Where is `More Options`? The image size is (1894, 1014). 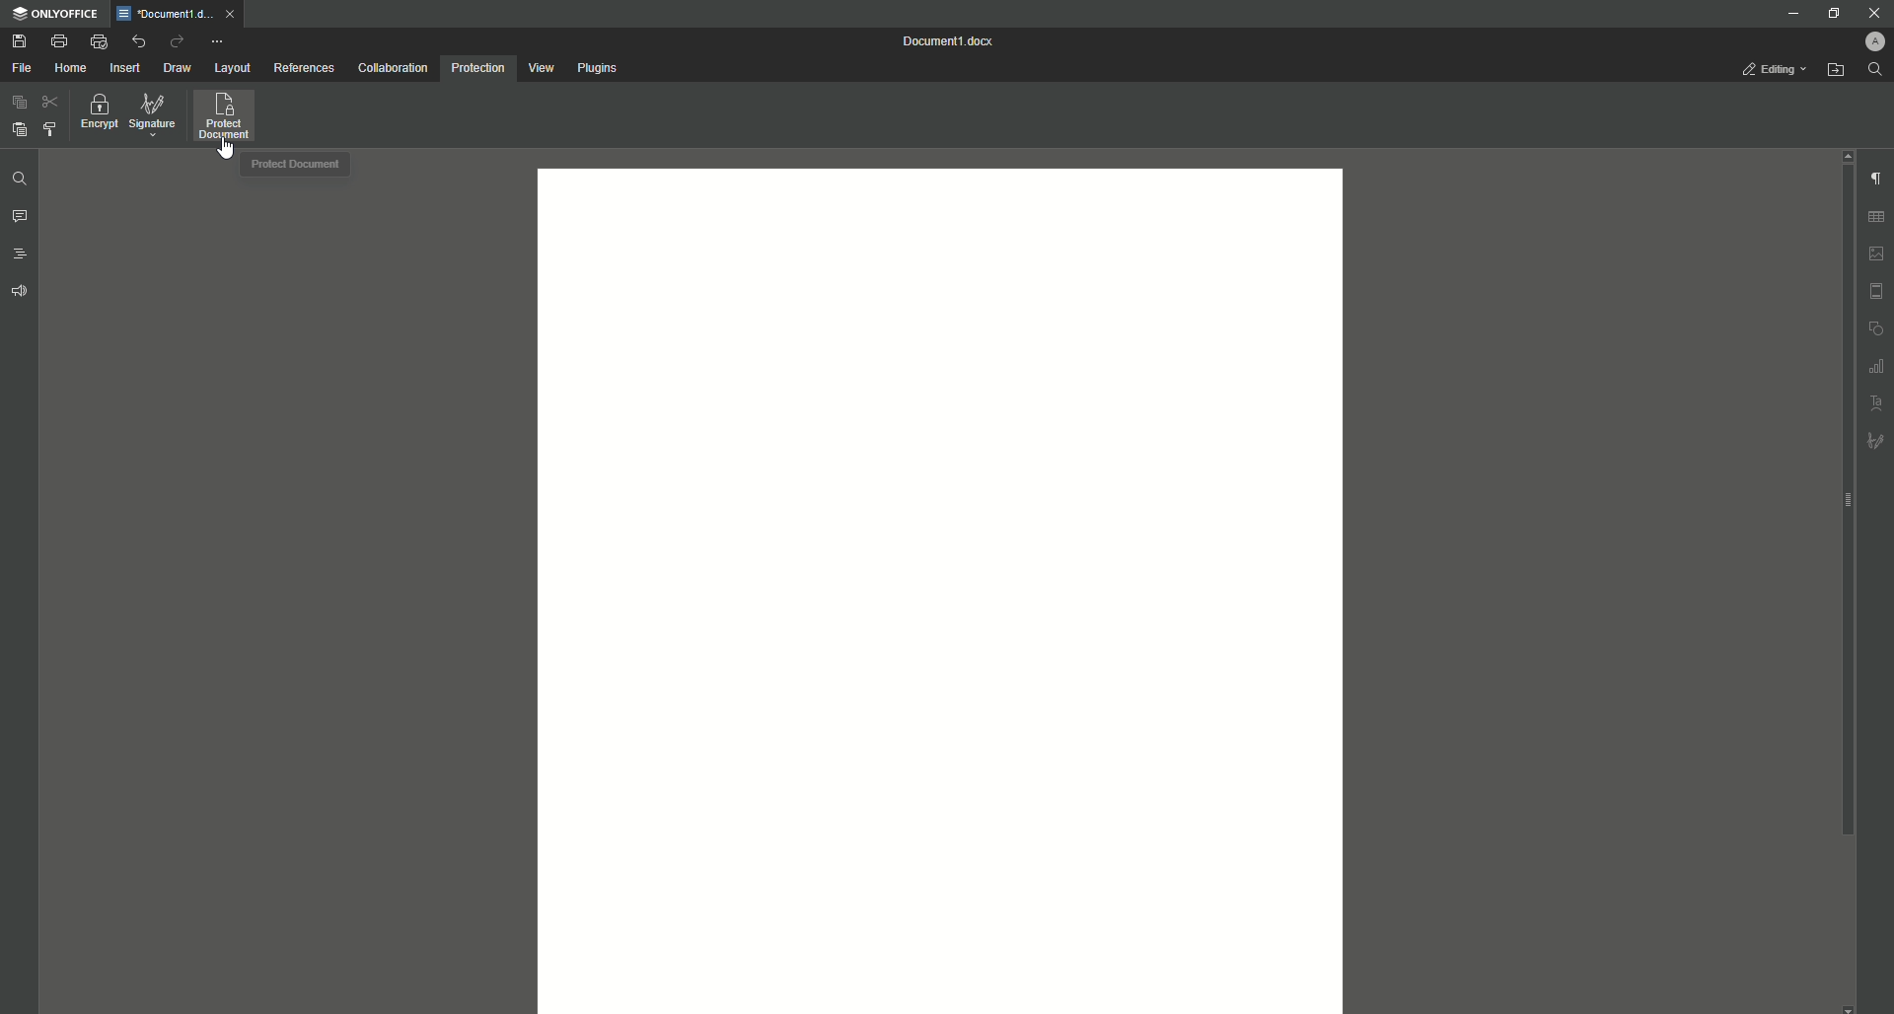 More Options is located at coordinates (219, 39).